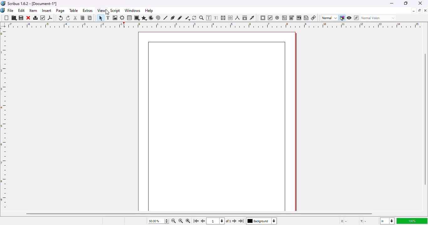 The image size is (428, 225). Describe the element at coordinates (130, 18) in the screenshot. I see `table` at that location.